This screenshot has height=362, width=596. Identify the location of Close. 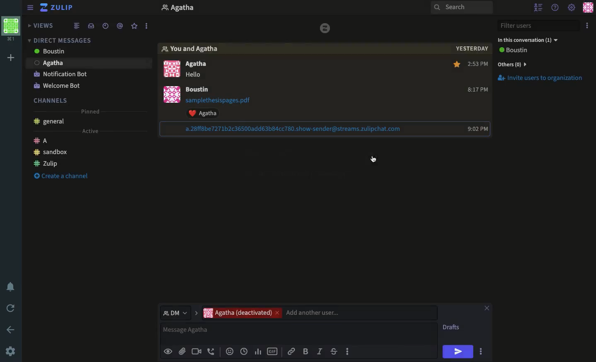
(487, 309).